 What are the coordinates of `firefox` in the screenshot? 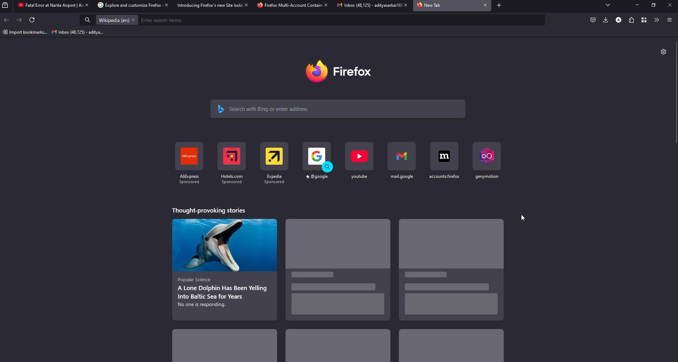 It's located at (344, 71).